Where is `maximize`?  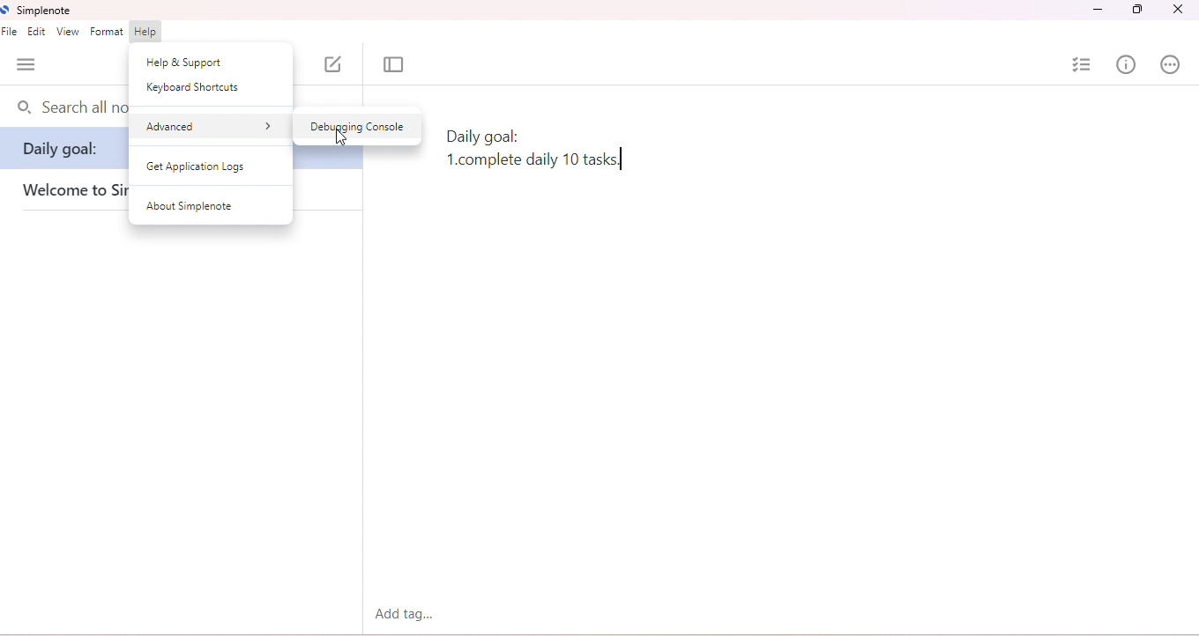
maximize is located at coordinates (1138, 11).